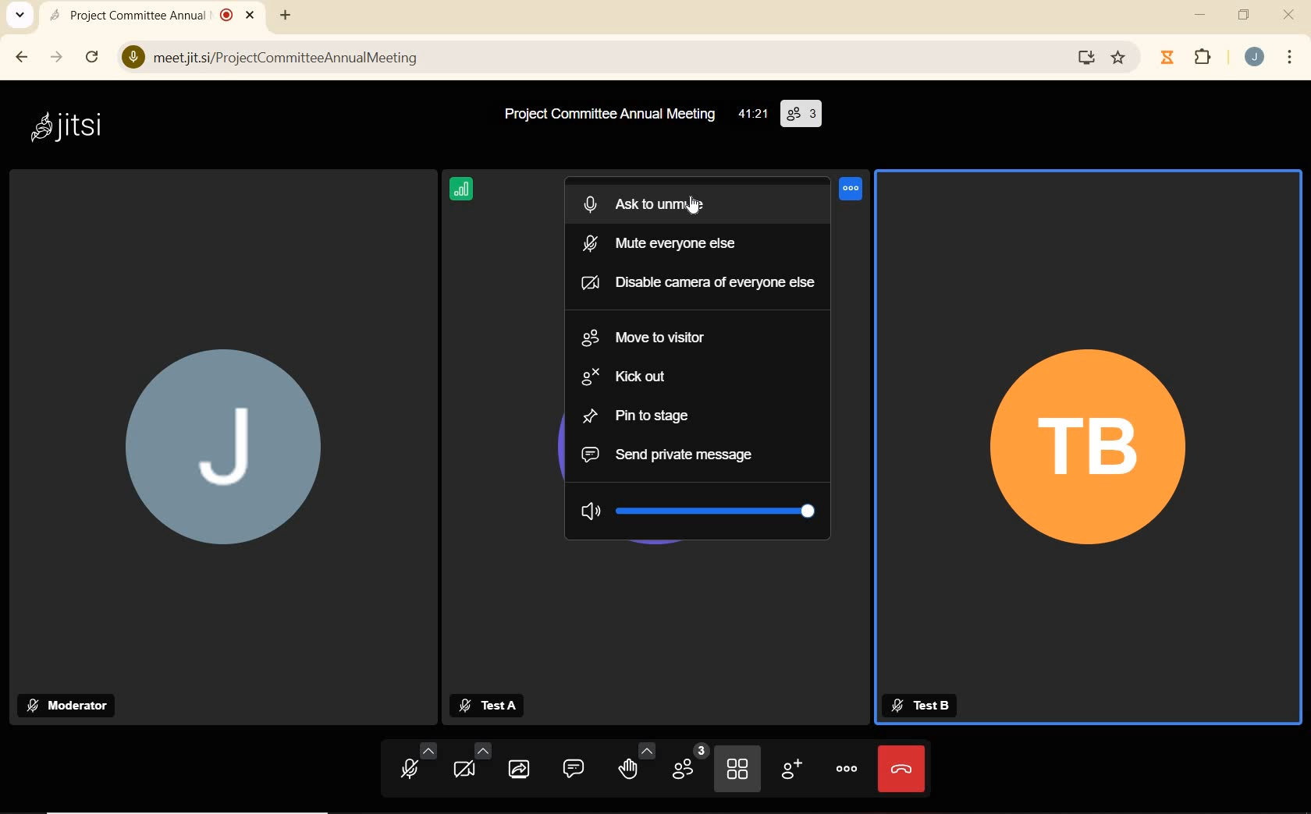 This screenshot has height=814, width=1311. I want to click on RAISE YOUR HAND, so click(634, 763).